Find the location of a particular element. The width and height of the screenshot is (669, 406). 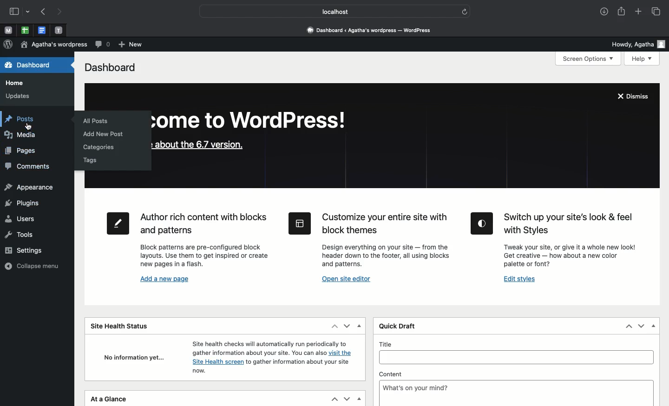

Add new tab is located at coordinates (638, 12).